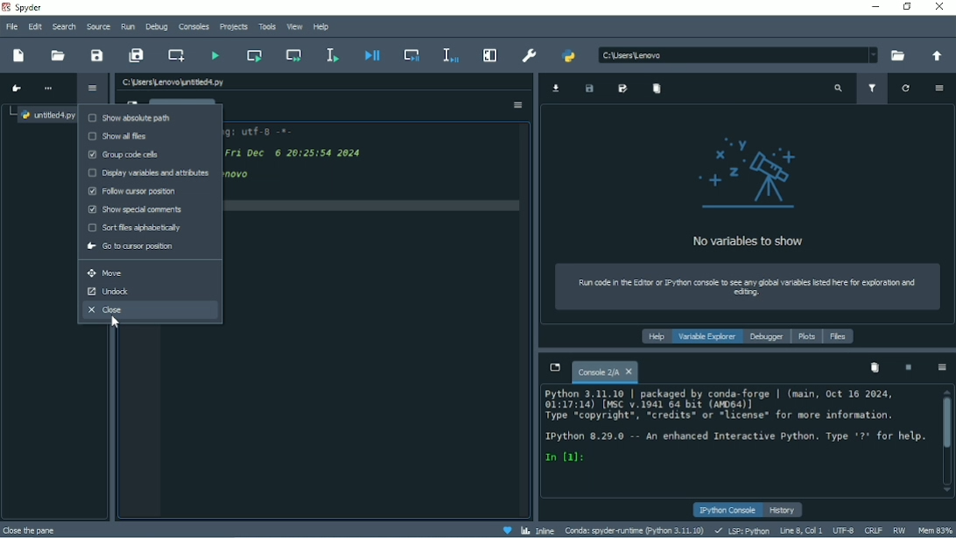 This screenshot has height=538, width=956. I want to click on Vertical scrollbar, so click(945, 423).